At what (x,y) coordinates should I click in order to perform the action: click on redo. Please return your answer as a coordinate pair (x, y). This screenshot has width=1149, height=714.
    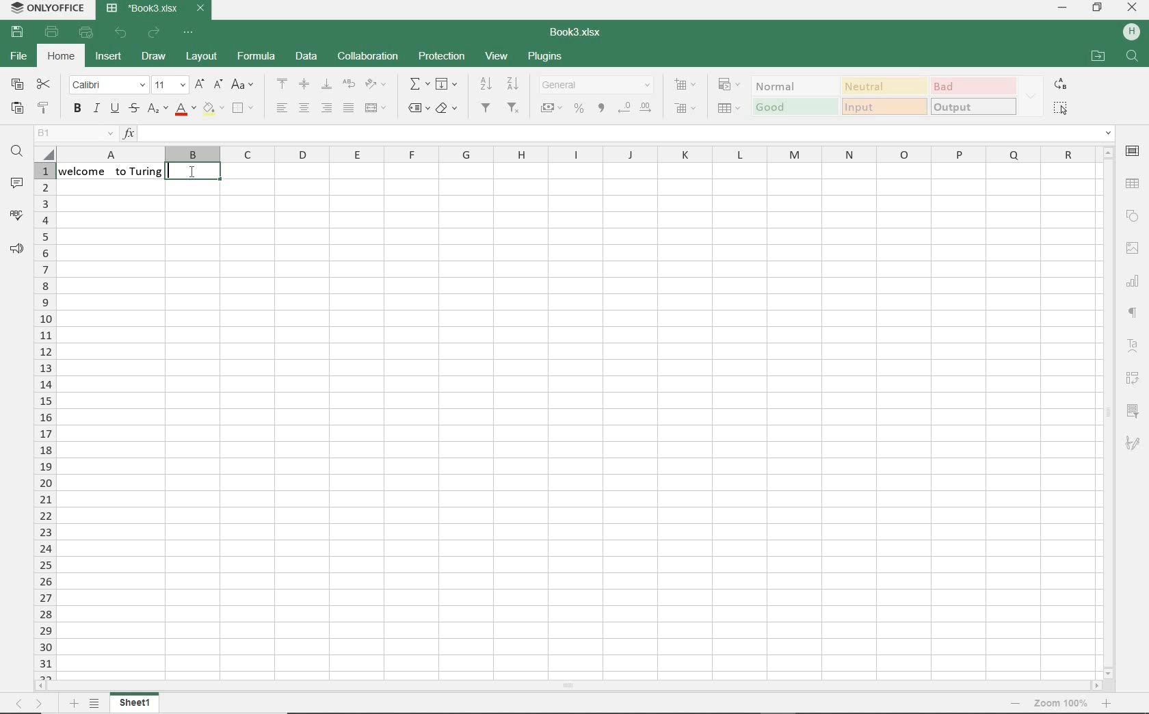
    Looking at the image, I should click on (153, 33).